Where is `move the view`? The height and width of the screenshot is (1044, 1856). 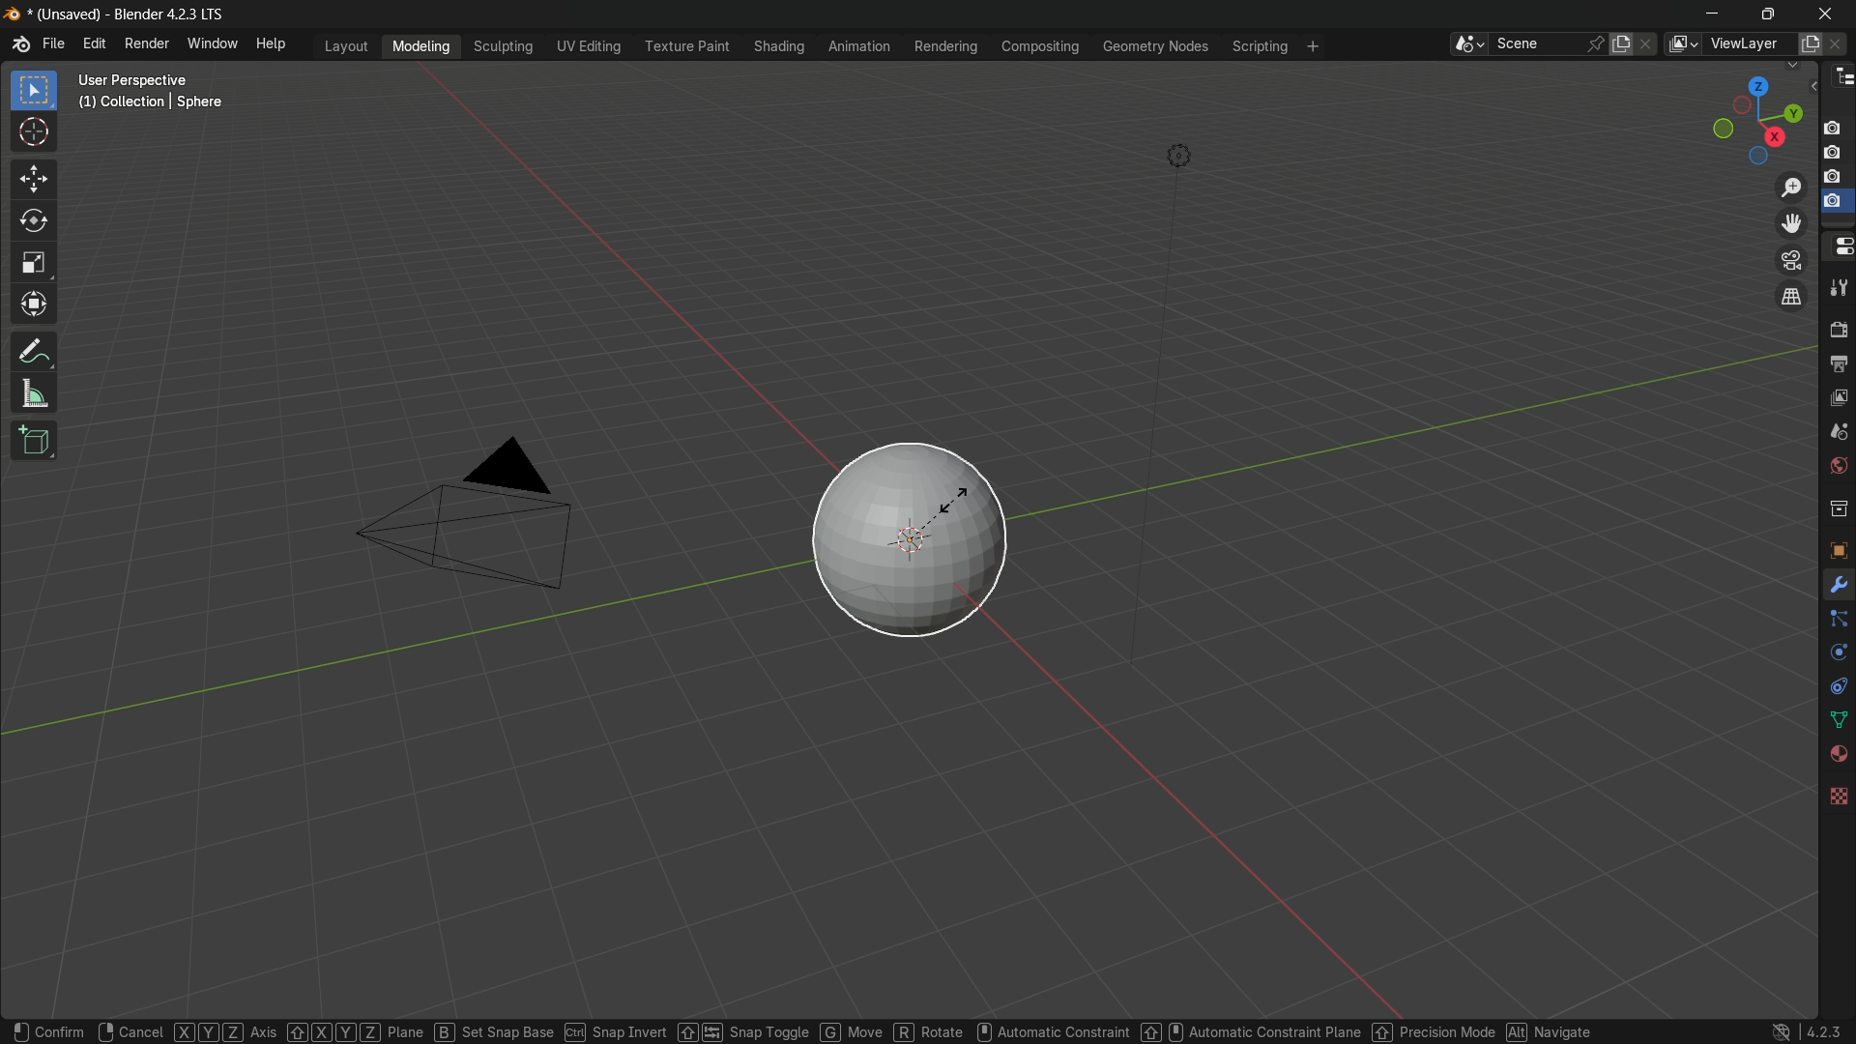 move the view is located at coordinates (1792, 224).